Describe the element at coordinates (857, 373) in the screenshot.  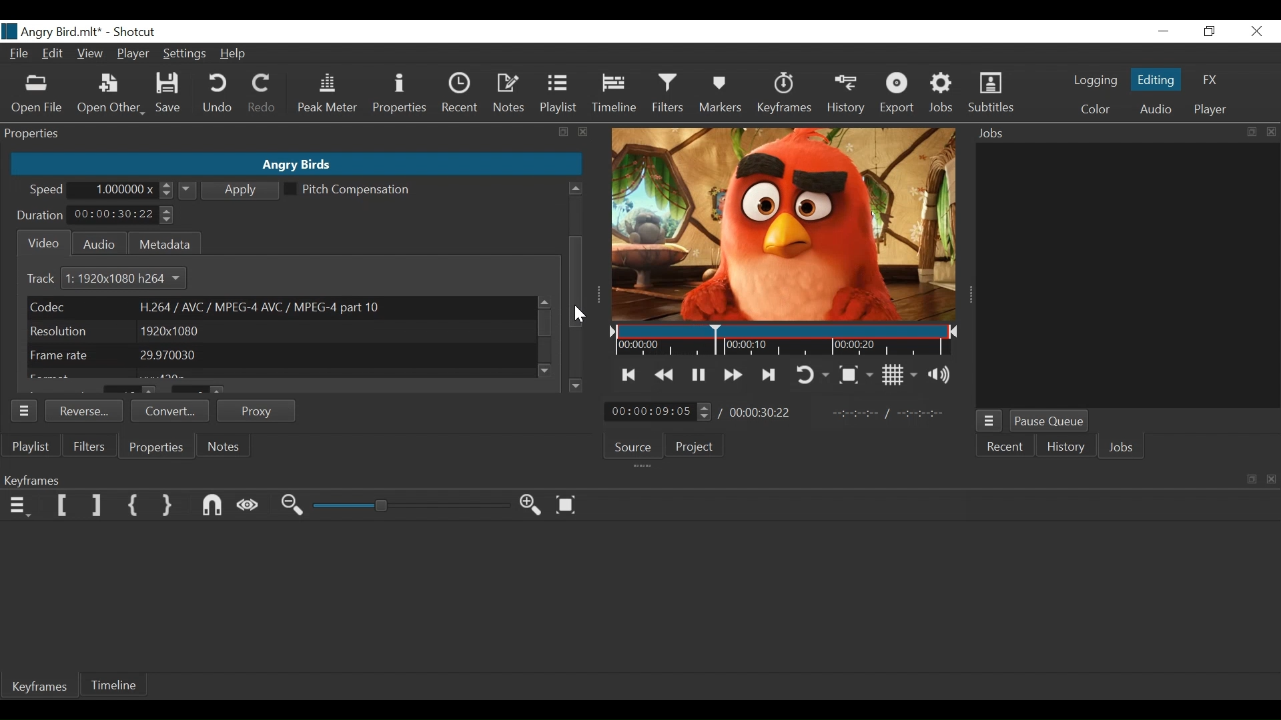
I see `Toggle zoom` at that location.